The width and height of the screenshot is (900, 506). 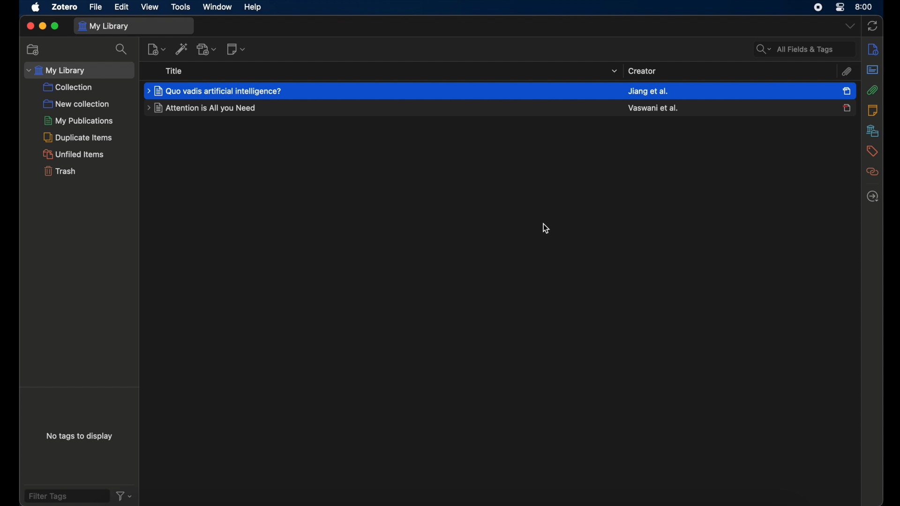 I want to click on add item by identifier, so click(x=181, y=49).